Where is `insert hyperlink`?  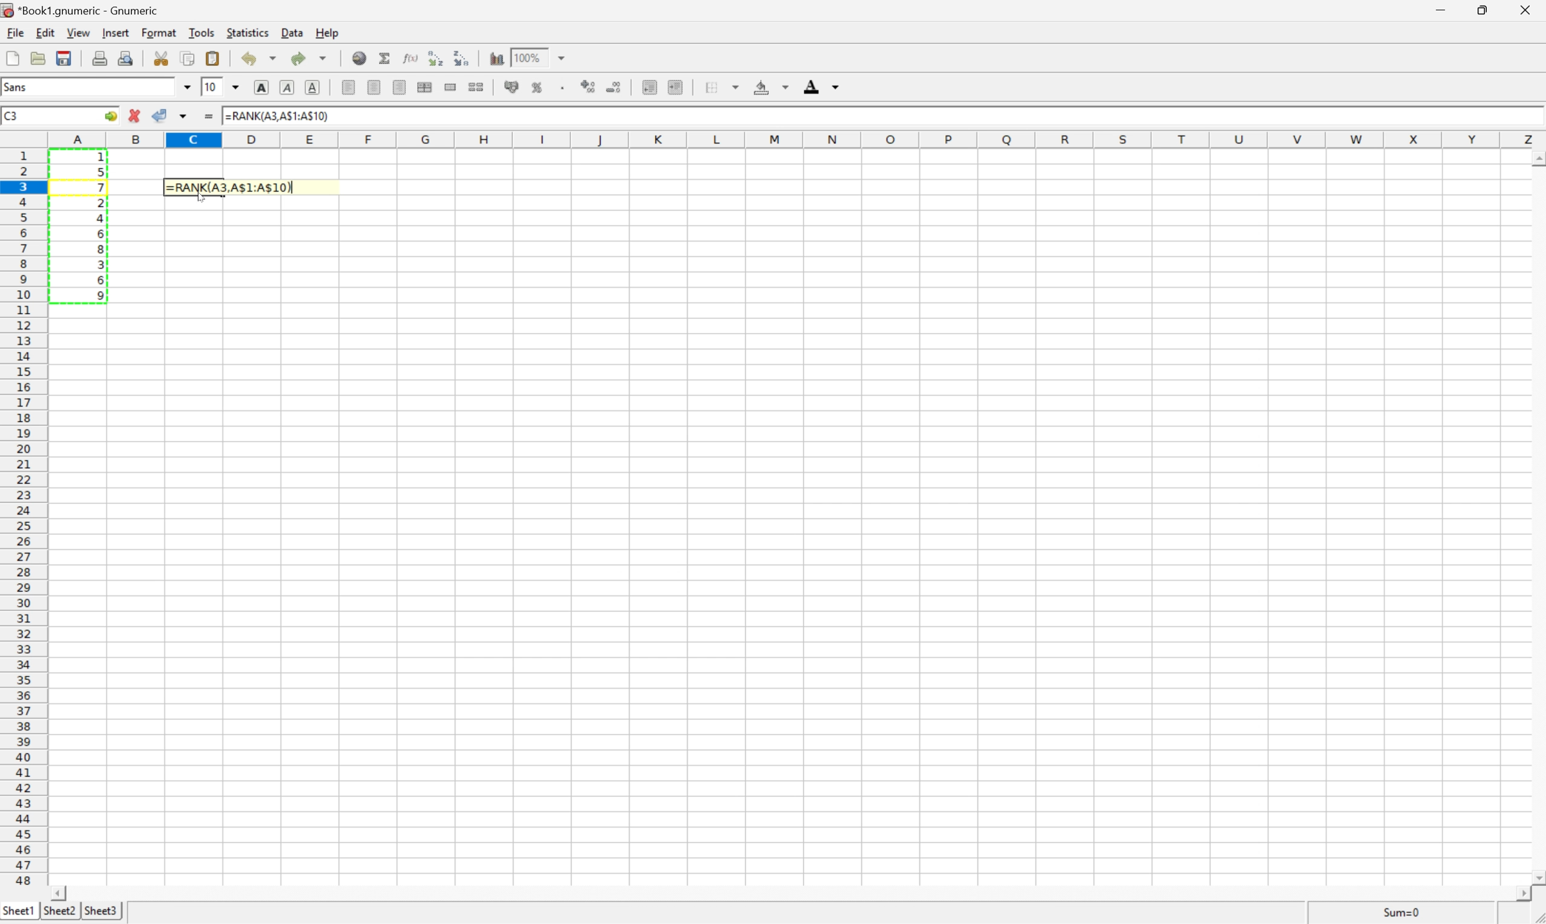 insert hyperlink is located at coordinates (357, 57).